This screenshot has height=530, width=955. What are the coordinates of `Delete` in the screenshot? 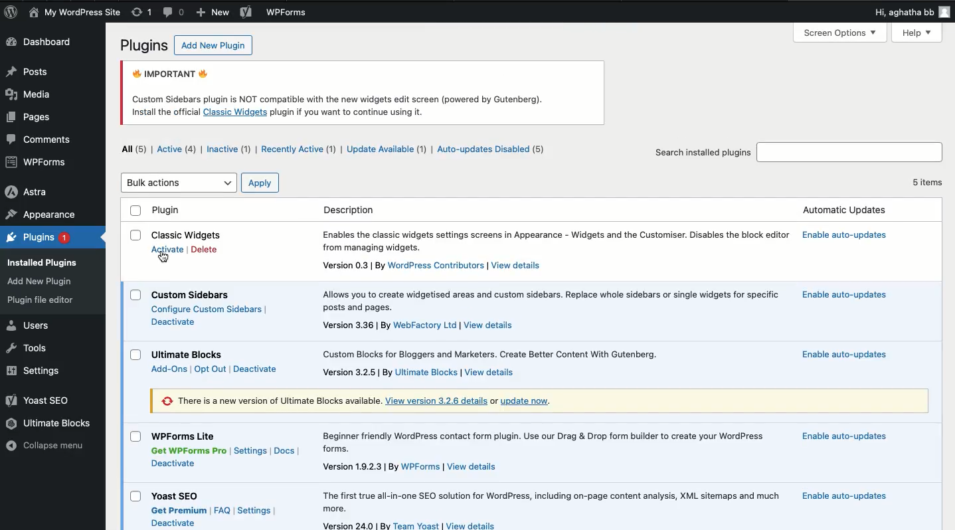 It's located at (204, 250).